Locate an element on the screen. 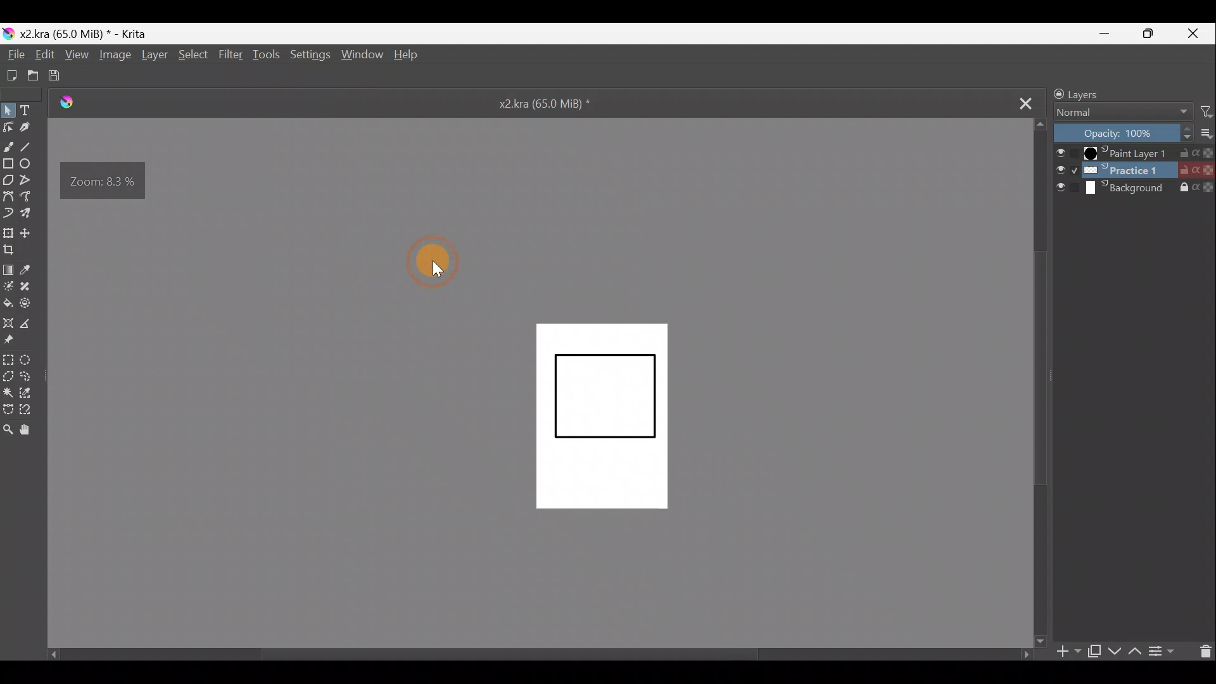 The width and height of the screenshot is (1216, 684). Select shapes tool is located at coordinates (9, 110).